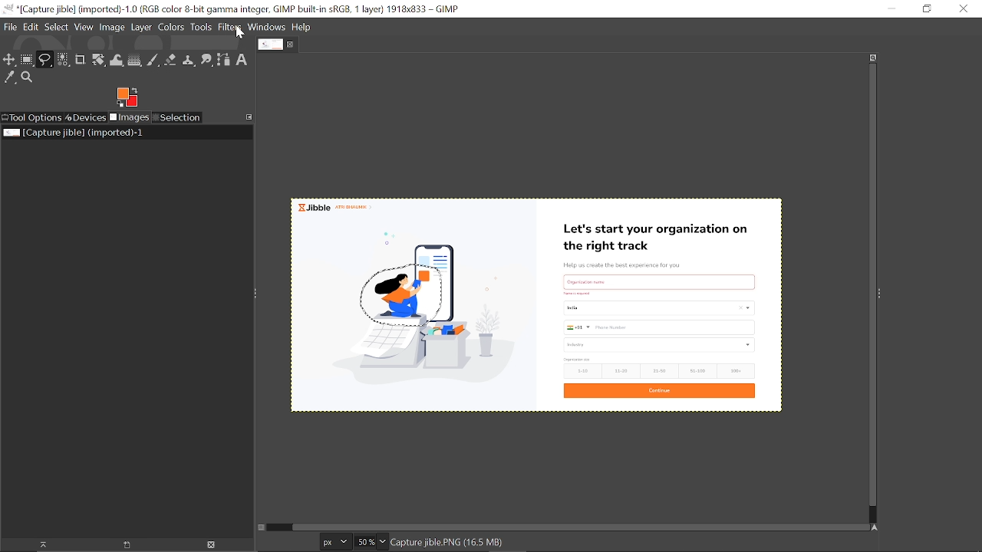  Describe the element at coordinates (75, 133) in the screenshot. I see `Current image` at that location.